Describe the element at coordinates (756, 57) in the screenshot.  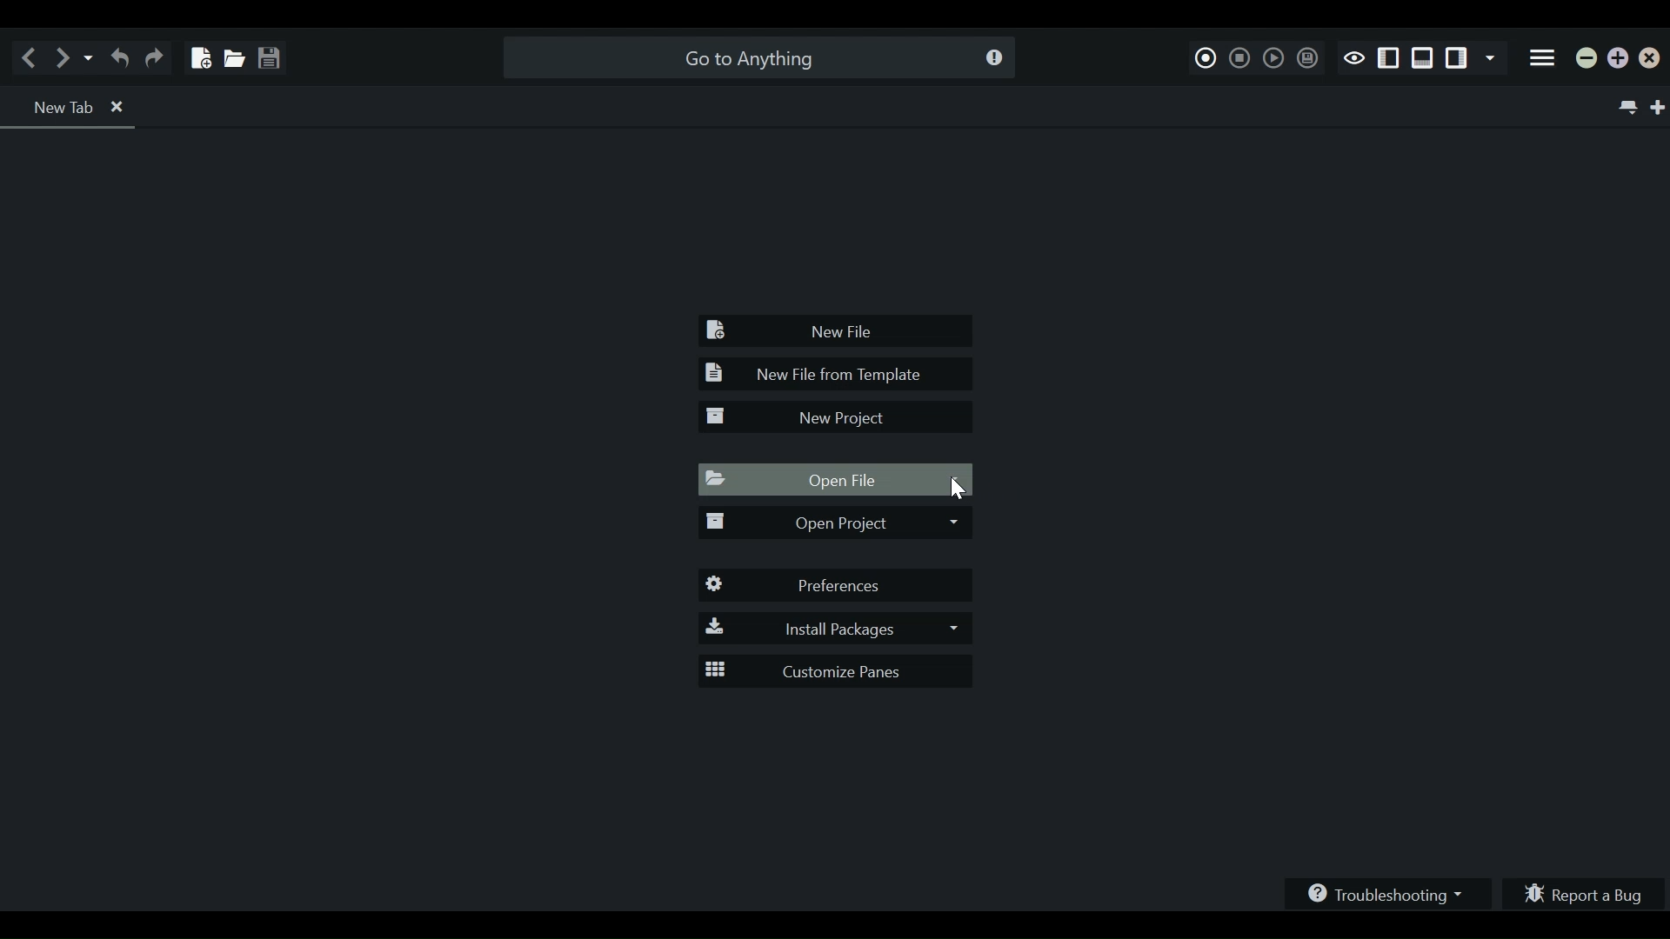
I see `Search` at that location.